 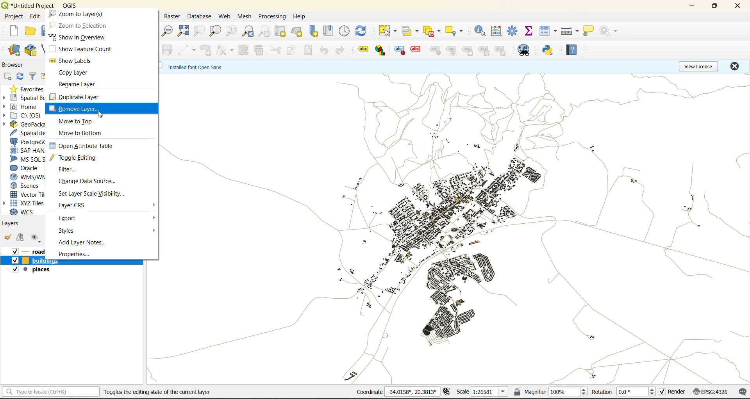 What do you see at coordinates (610, 32) in the screenshot?
I see `no action` at bounding box center [610, 32].